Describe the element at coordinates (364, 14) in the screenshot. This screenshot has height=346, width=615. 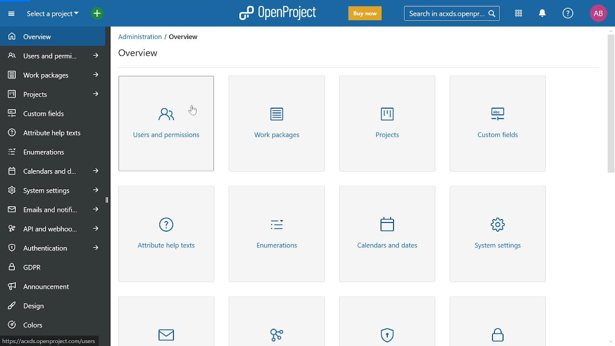
I see `Buy now` at that location.